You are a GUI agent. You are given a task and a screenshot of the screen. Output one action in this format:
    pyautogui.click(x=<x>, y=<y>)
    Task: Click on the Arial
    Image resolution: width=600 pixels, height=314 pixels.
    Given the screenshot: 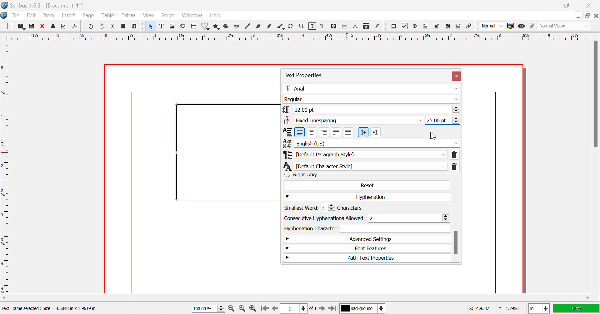 What is the action you would take?
    pyautogui.click(x=372, y=88)
    